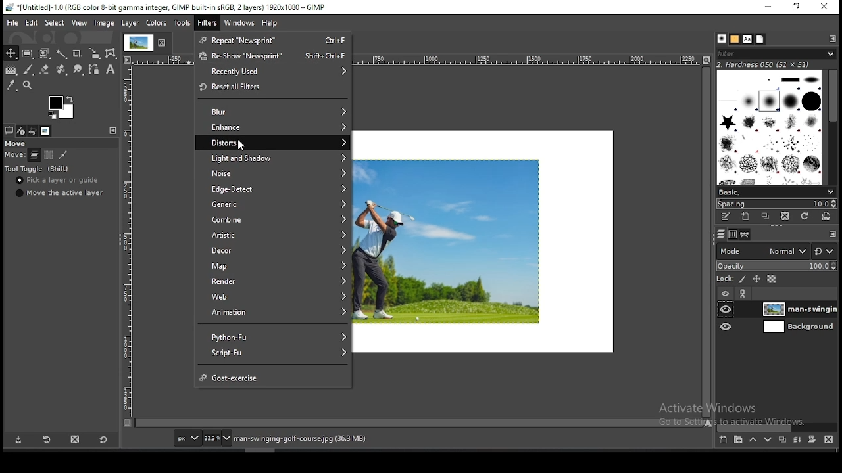 The image size is (842, 473). What do you see at coordinates (15, 154) in the screenshot?
I see `scale (horizontal)` at bounding box center [15, 154].